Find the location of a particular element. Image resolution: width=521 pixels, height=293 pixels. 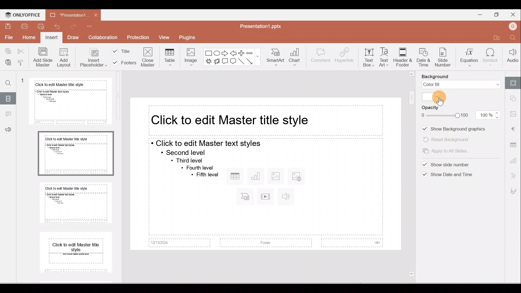

Text box is located at coordinates (368, 59).